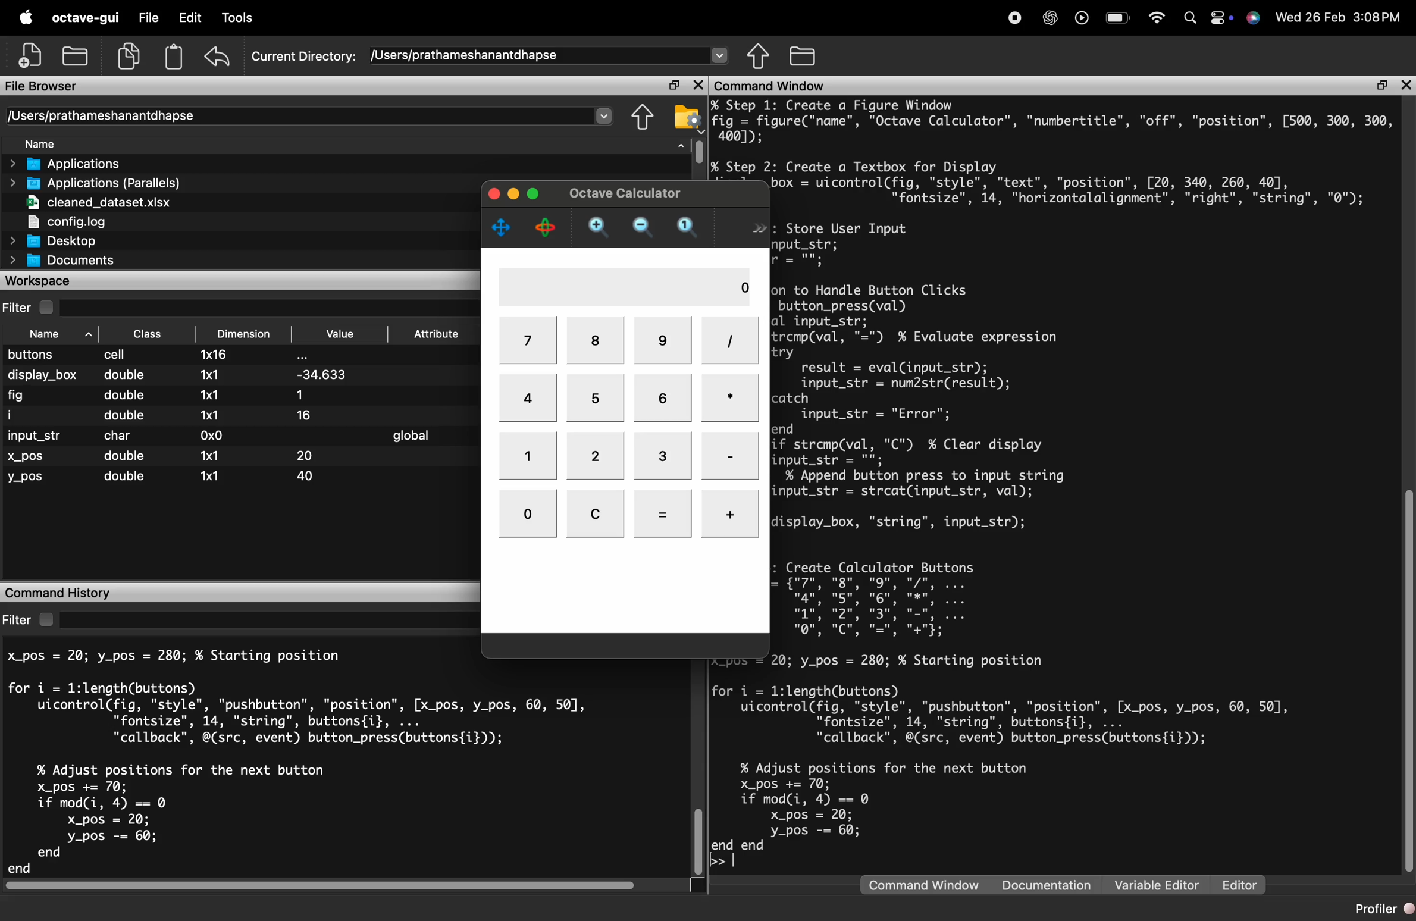 The width and height of the screenshot is (1416, 921). Describe the element at coordinates (149, 337) in the screenshot. I see `Class` at that location.